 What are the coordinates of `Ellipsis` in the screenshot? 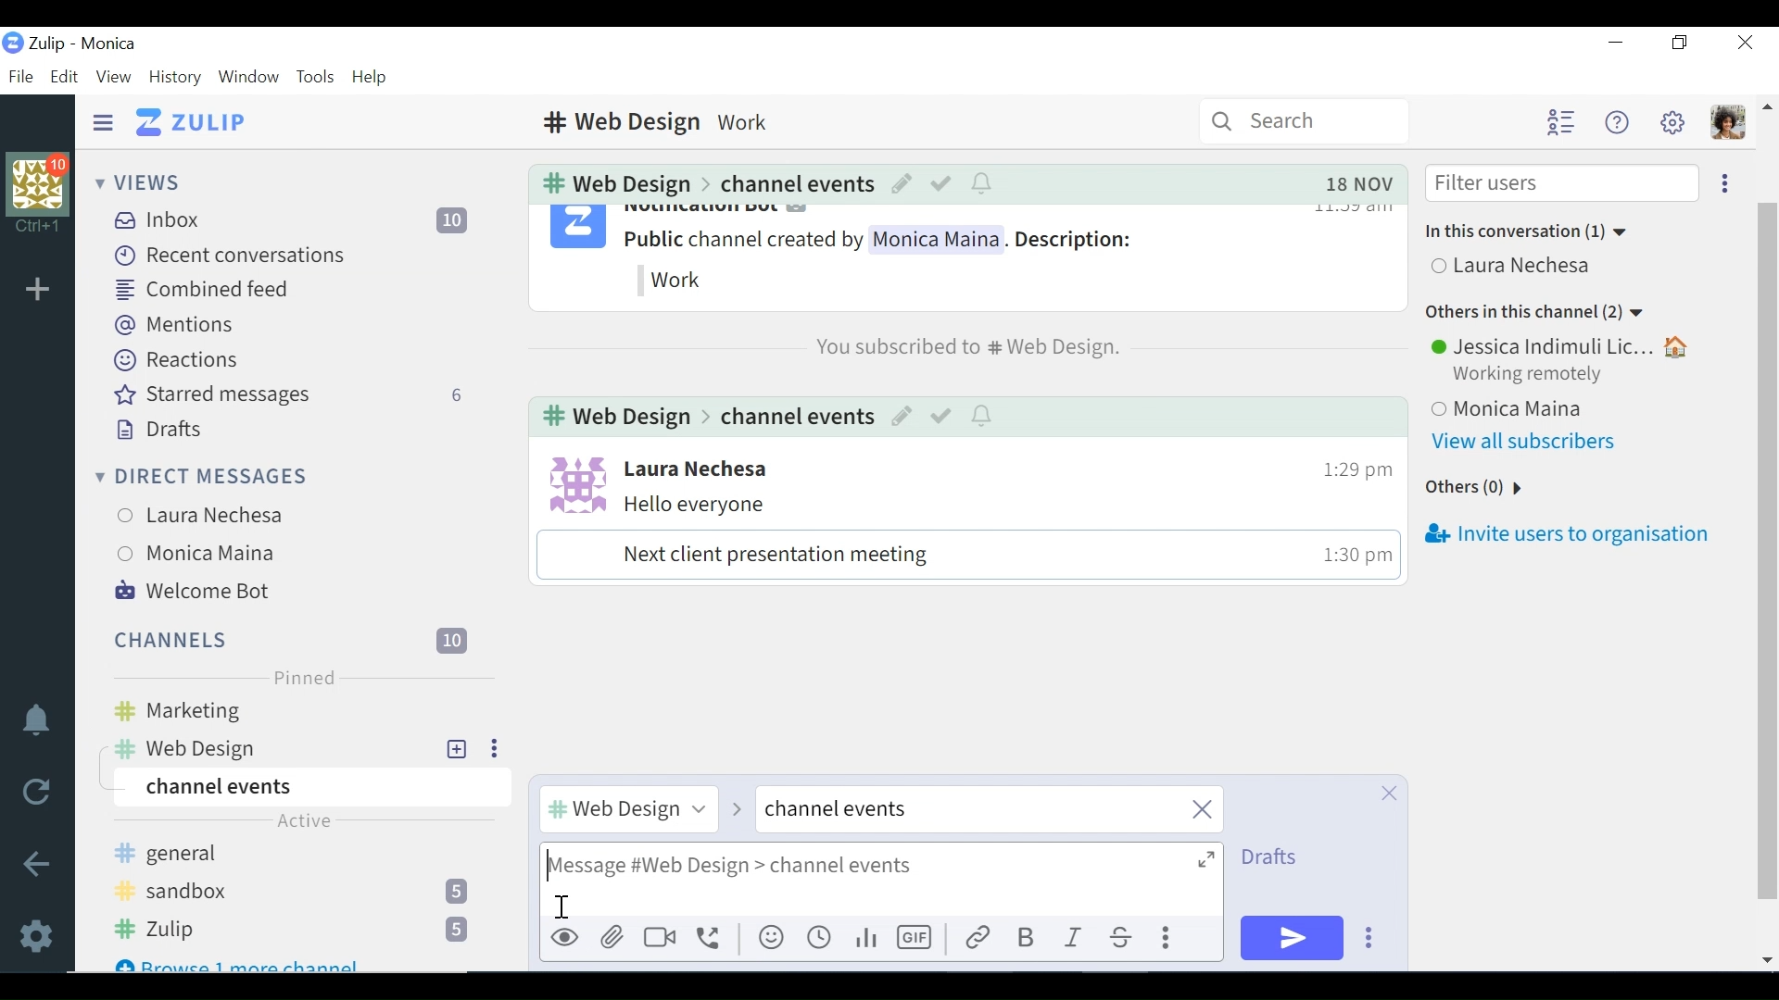 It's located at (491, 748).